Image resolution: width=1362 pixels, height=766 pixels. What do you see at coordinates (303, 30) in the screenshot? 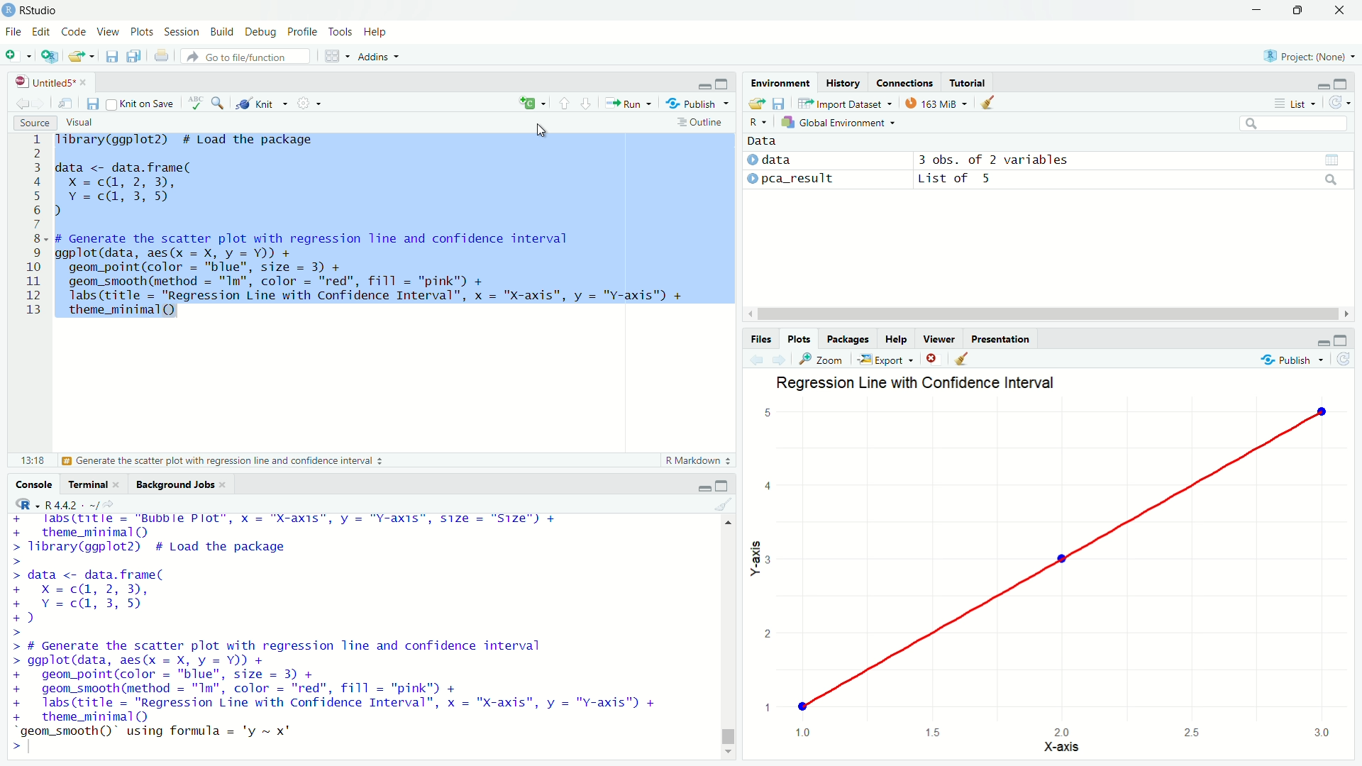
I see `Profile` at bounding box center [303, 30].